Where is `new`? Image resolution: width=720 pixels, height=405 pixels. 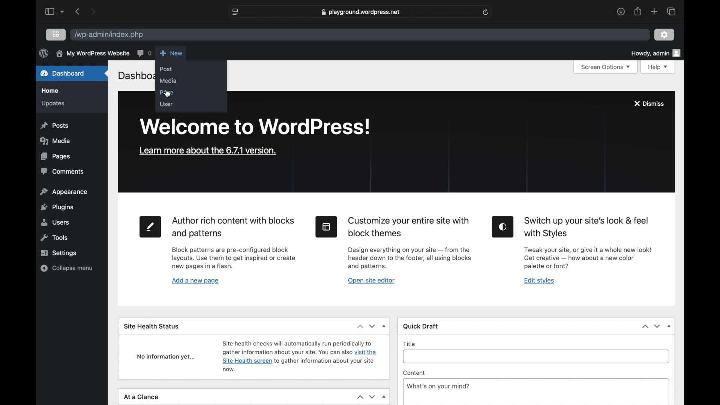
new is located at coordinates (171, 54).